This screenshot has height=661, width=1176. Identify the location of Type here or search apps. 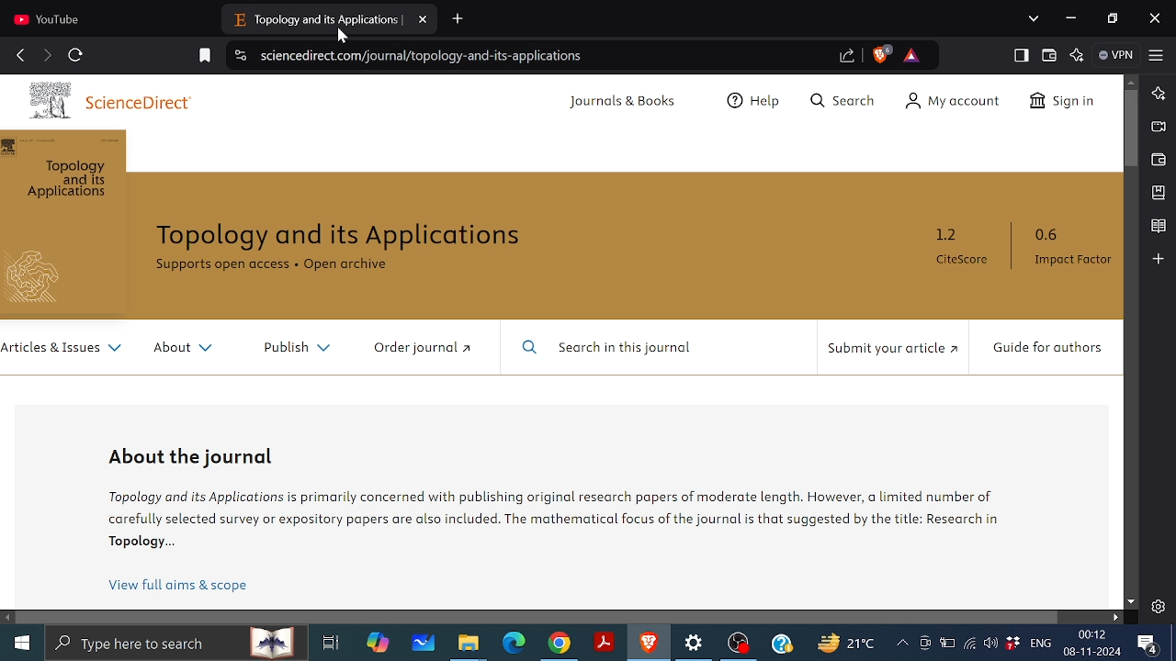
(175, 642).